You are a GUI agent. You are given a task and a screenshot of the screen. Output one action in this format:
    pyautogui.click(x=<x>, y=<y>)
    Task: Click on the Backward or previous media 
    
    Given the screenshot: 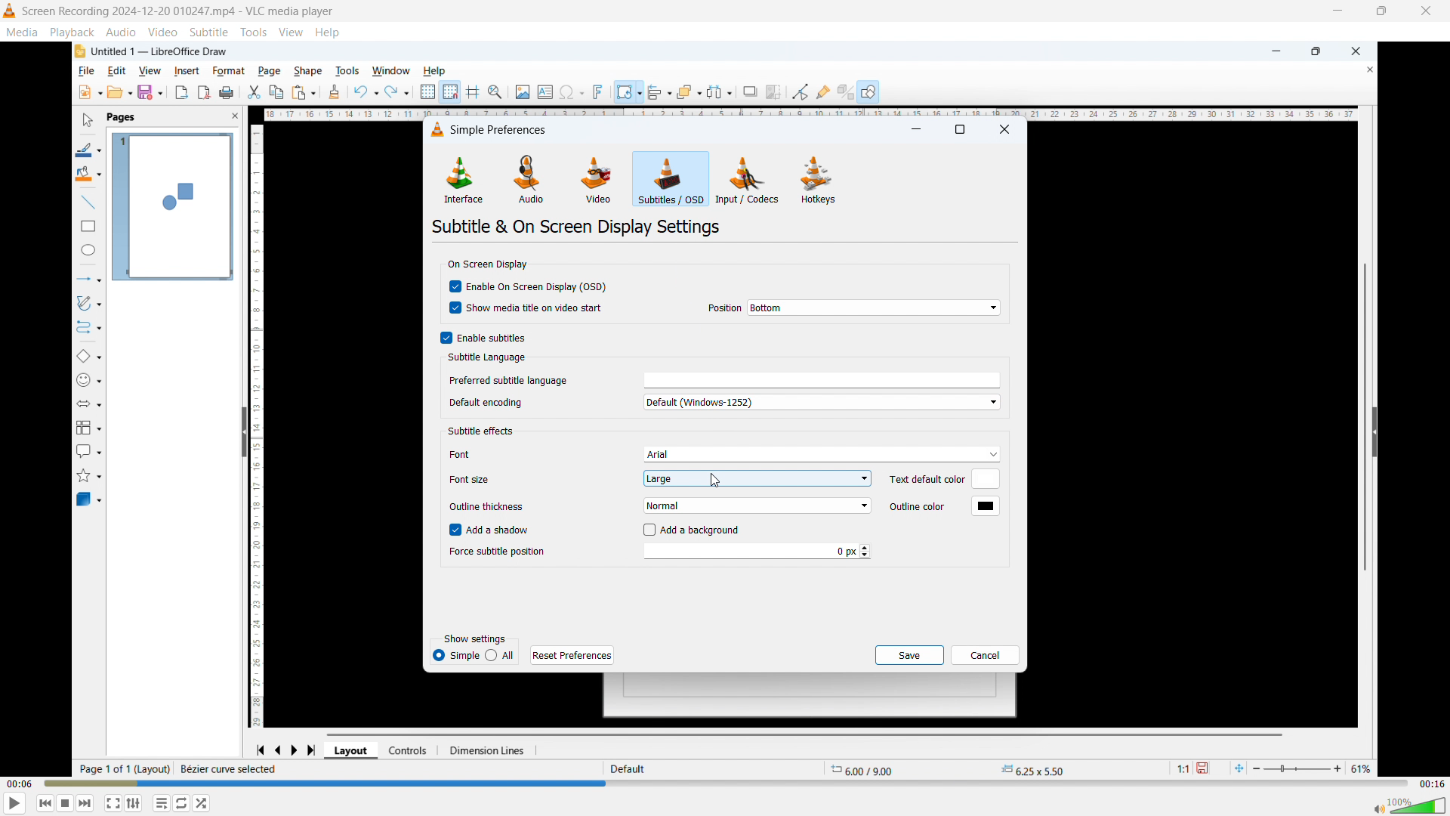 What is the action you would take?
    pyautogui.click(x=45, y=803)
    